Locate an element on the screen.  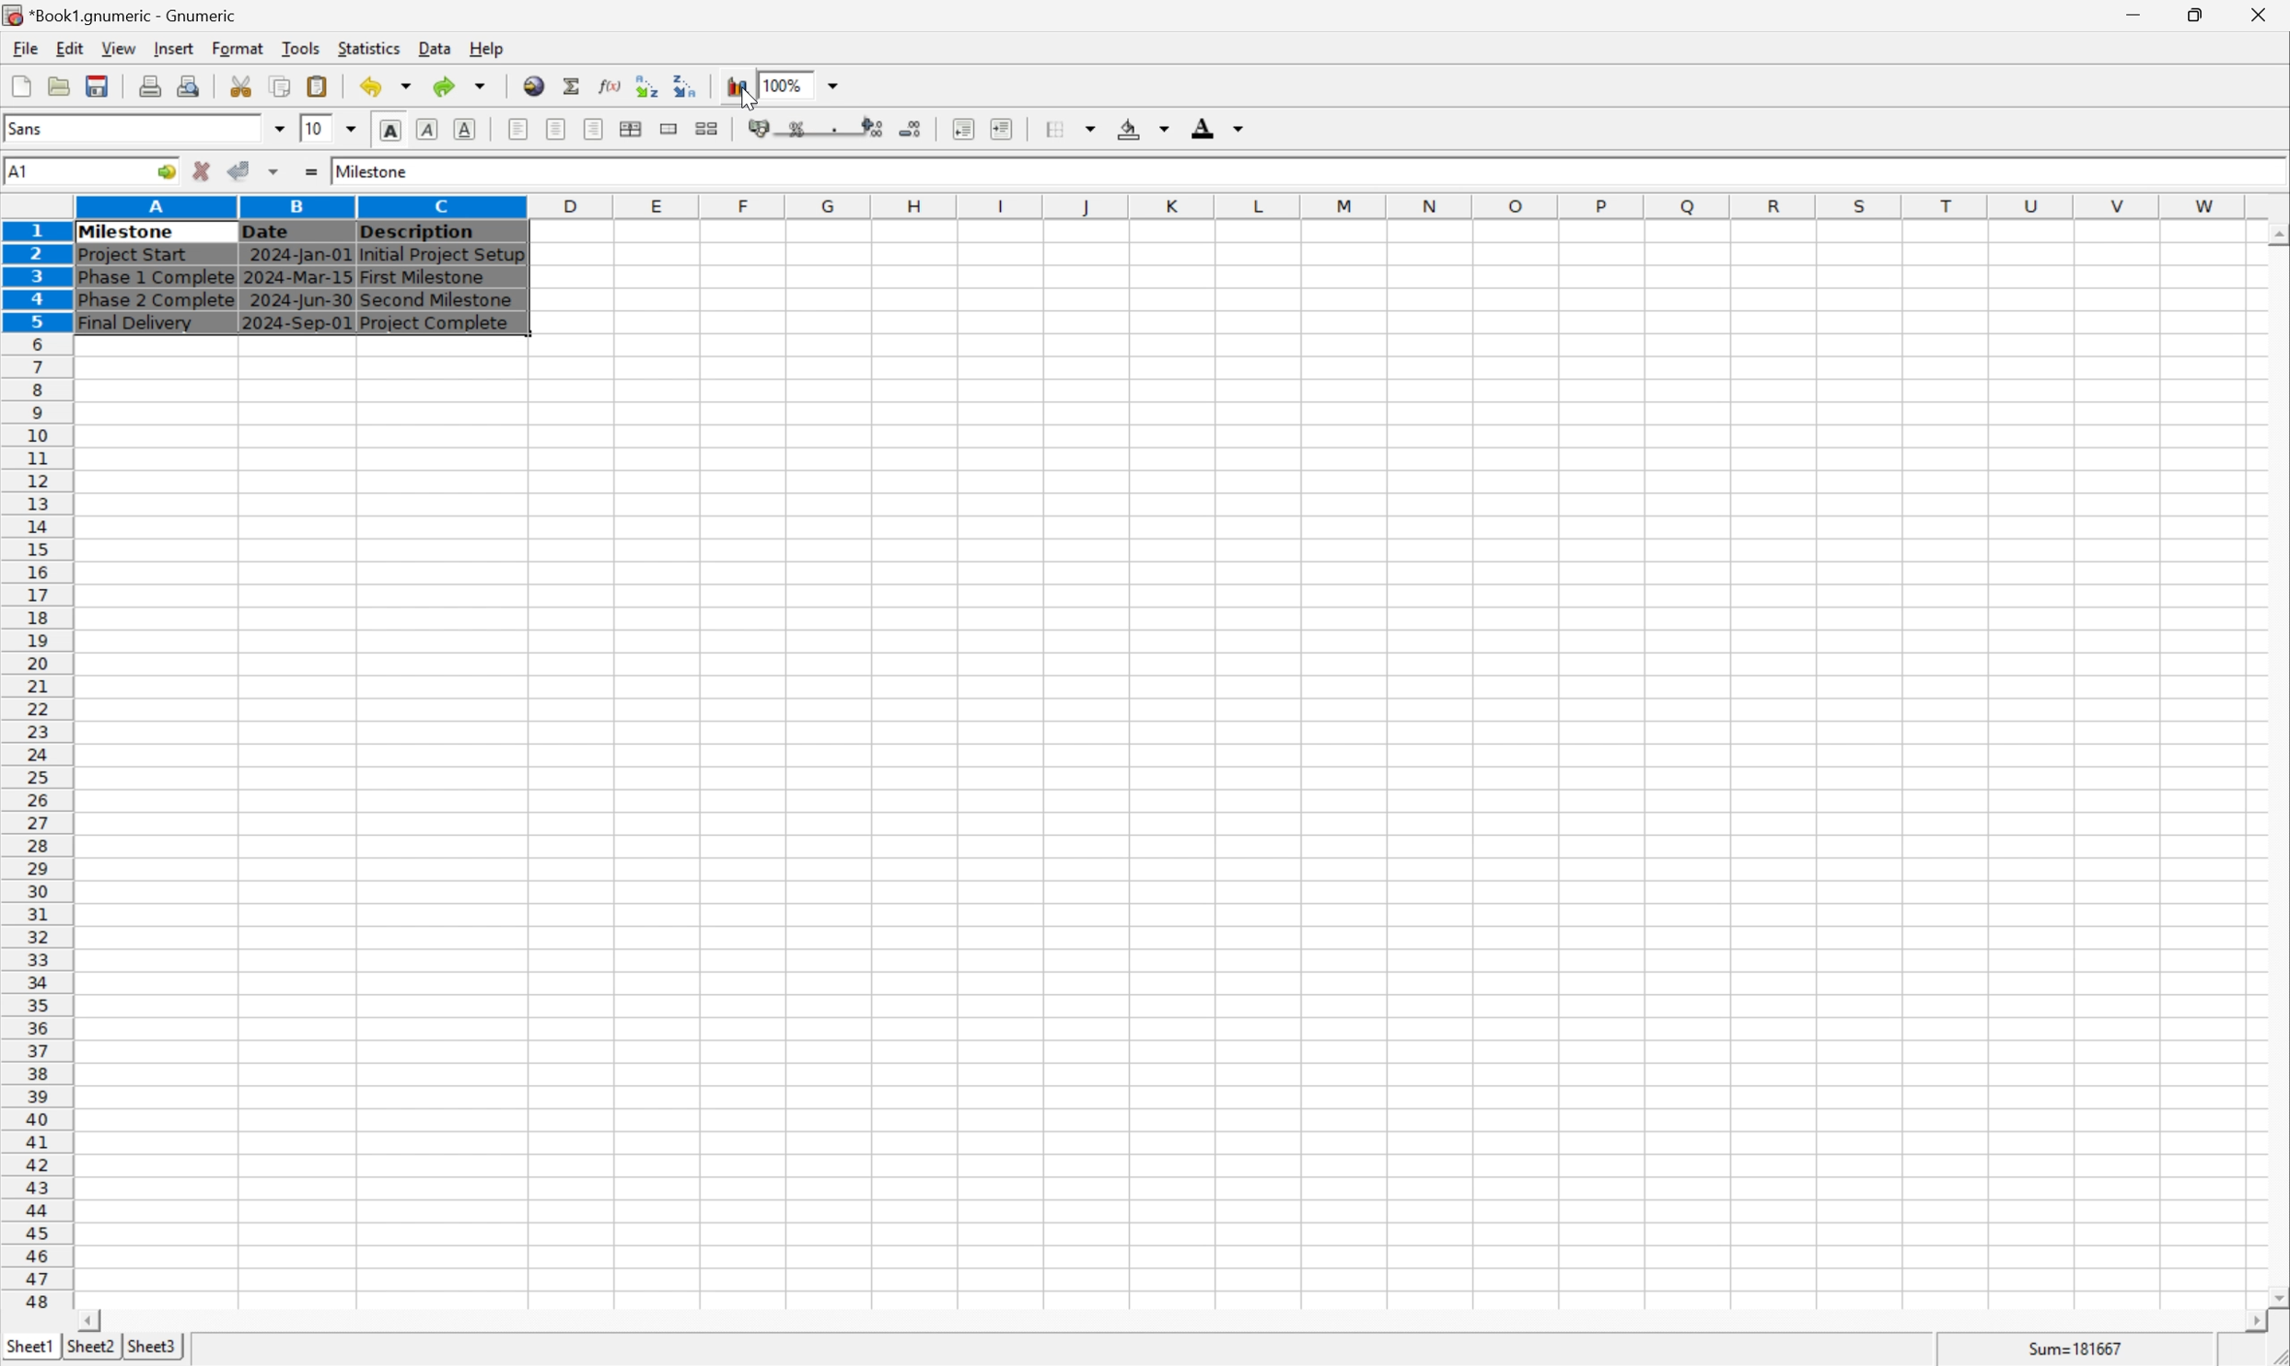
data is located at coordinates (434, 44).